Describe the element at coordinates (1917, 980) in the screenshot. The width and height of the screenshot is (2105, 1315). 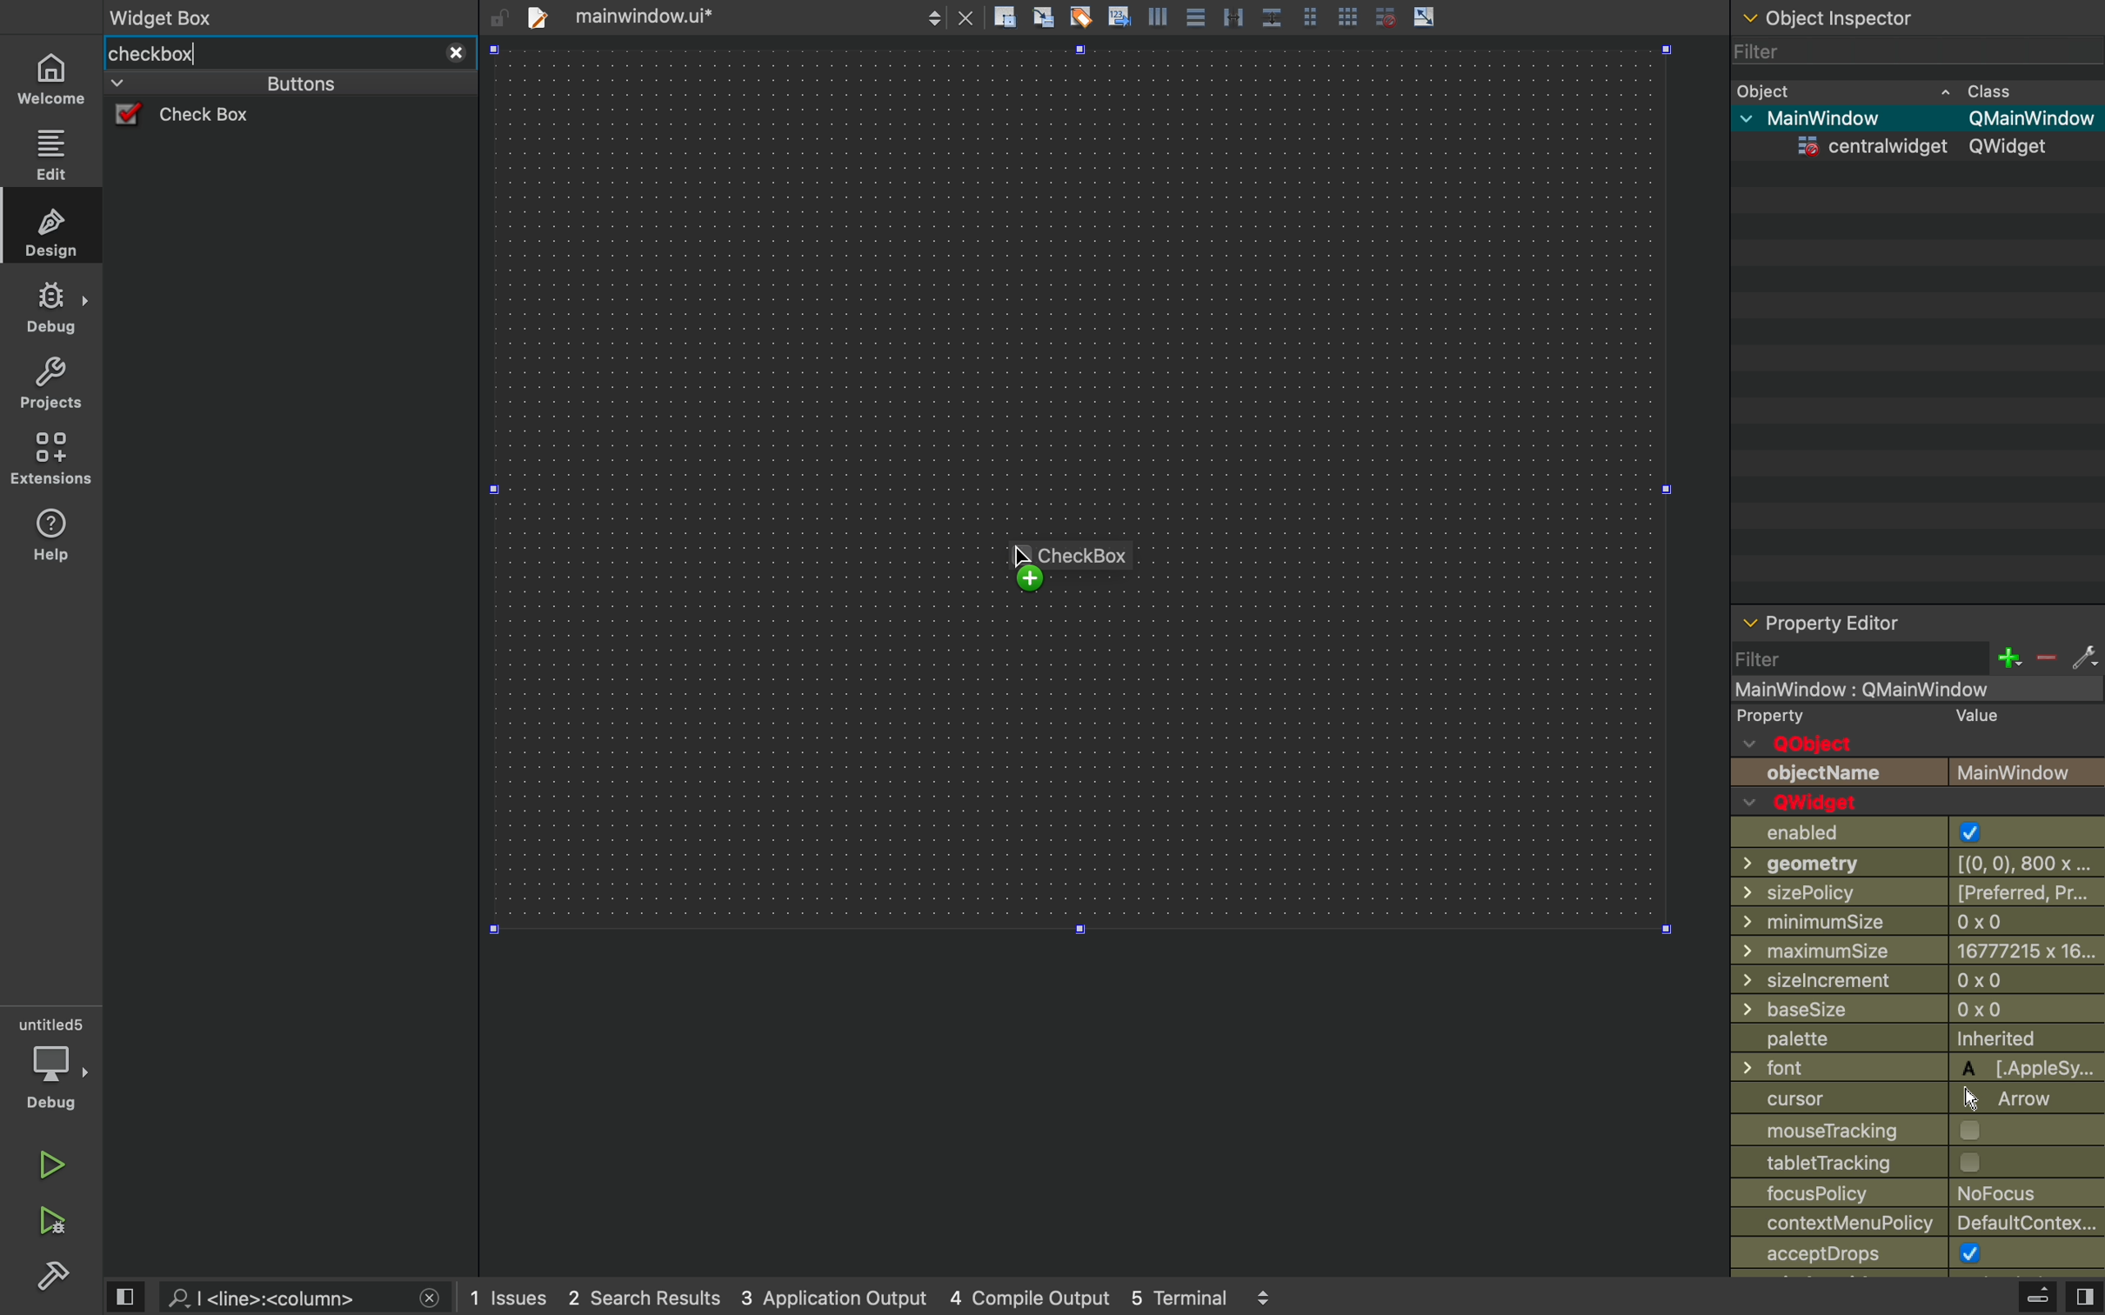
I see `size increment` at that location.